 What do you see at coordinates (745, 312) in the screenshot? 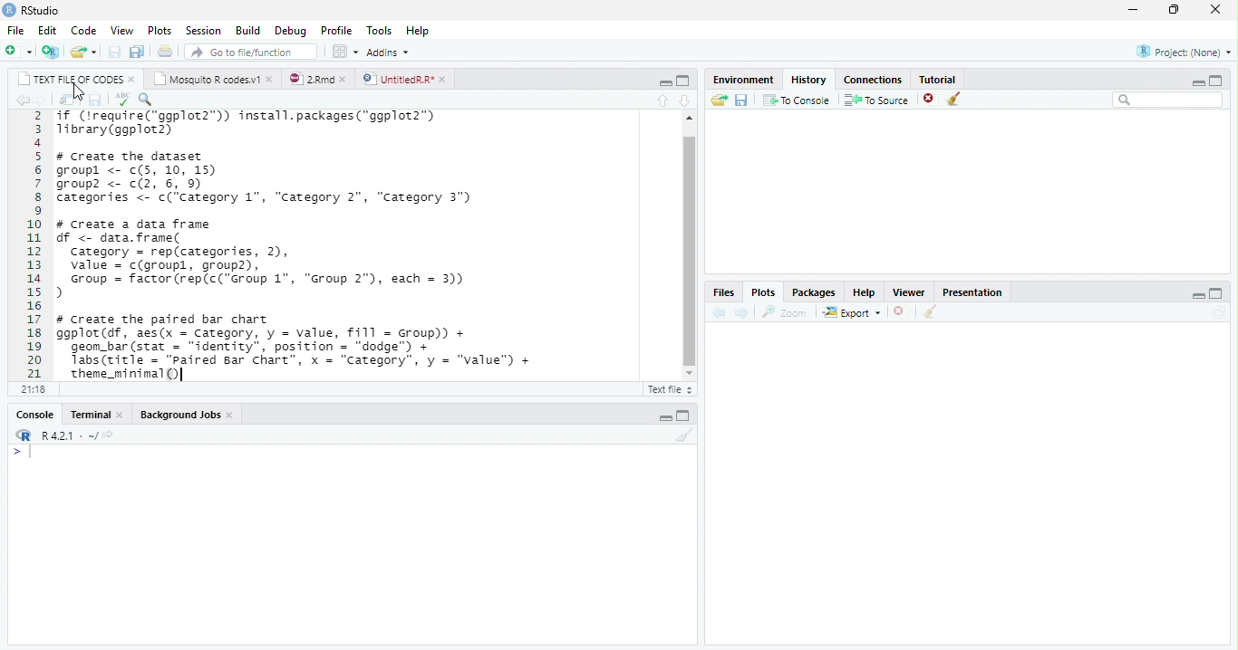
I see `next plot` at bounding box center [745, 312].